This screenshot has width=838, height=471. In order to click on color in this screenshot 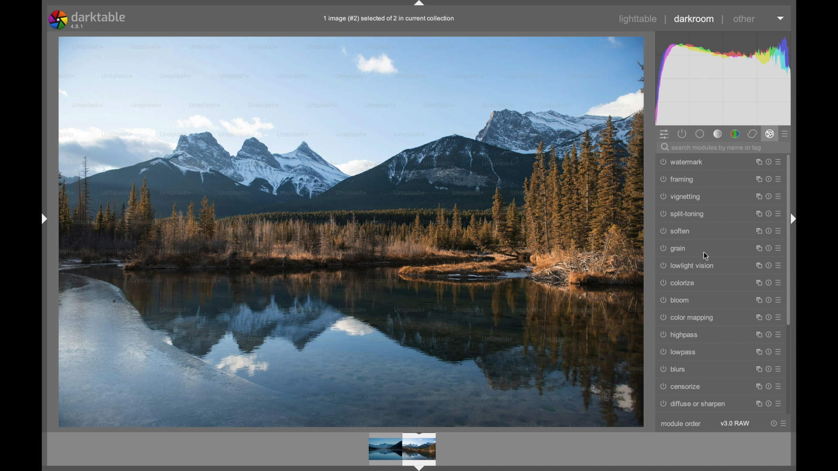, I will do `click(735, 134)`.